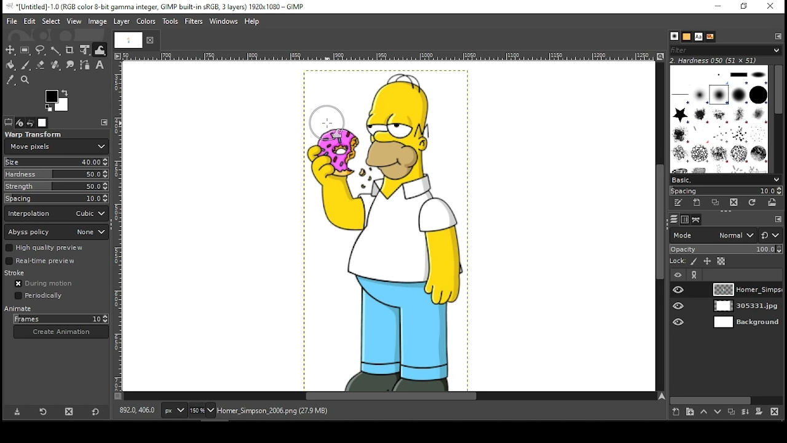  What do you see at coordinates (105, 122) in the screenshot?
I see `edit toolbar` at bounding box center [105, 122].